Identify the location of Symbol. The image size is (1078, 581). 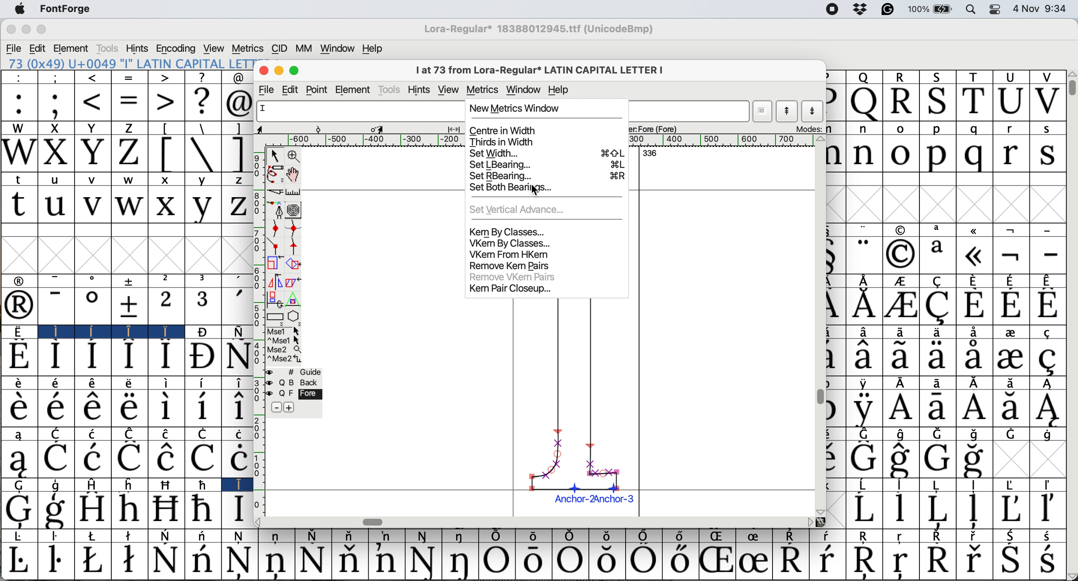
(900, 408).